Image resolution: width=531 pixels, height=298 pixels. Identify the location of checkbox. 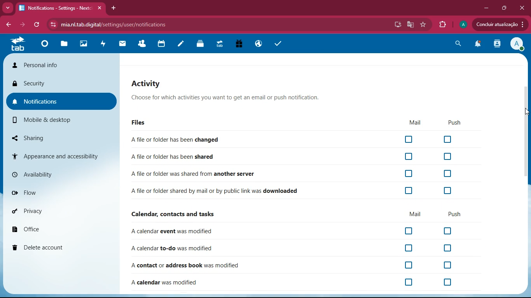
(447, 174).